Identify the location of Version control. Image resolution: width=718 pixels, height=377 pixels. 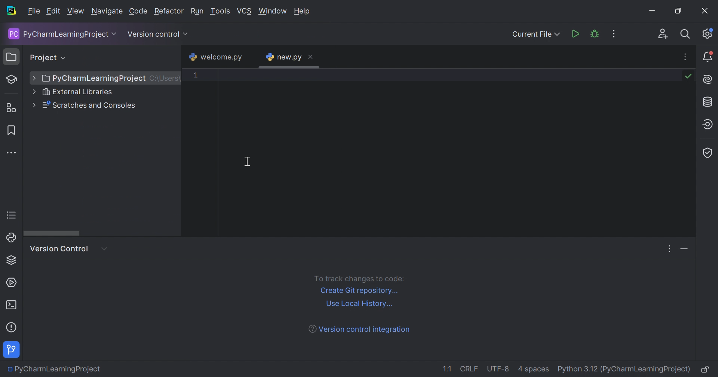
(159, 35).